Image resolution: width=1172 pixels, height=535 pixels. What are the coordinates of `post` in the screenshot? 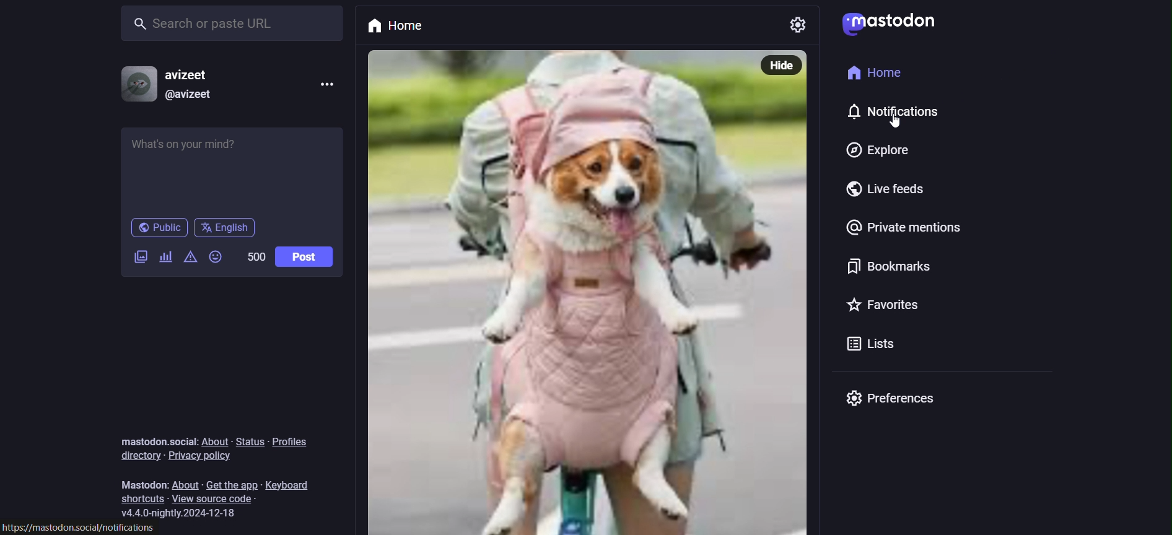 It's located at (304, 257).